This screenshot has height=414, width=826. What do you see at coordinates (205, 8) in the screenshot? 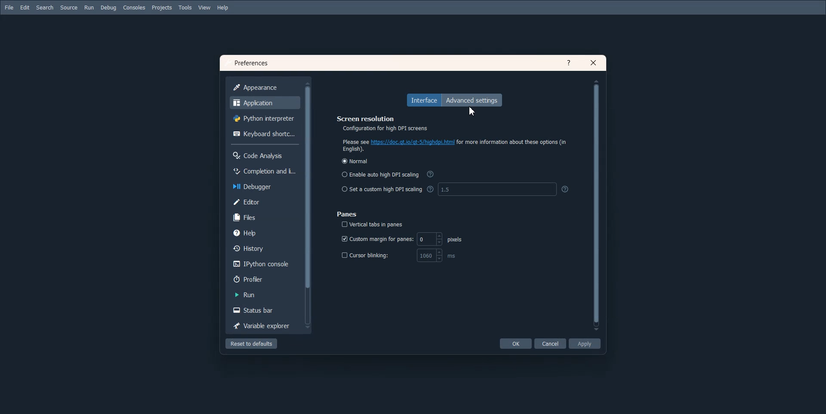
I see `View ` at bounding box center [205, 8].